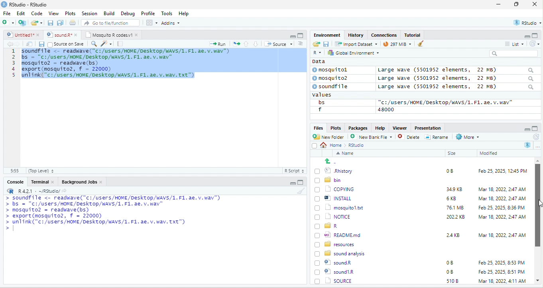 This screenshot has width=543, height=288. Describe the element at coordinates (128, 13) in the screenshot. I see `Debug` at that location.